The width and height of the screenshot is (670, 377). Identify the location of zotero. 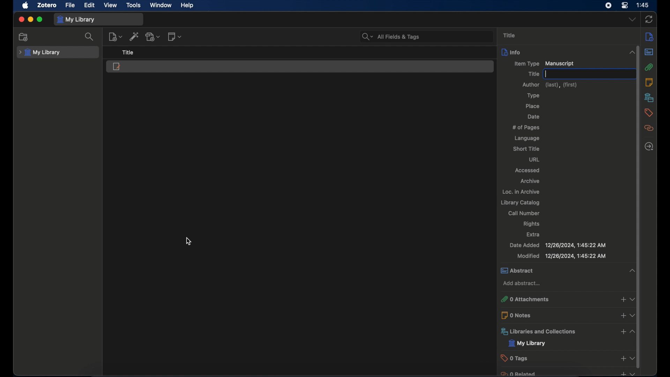
(47, 5).